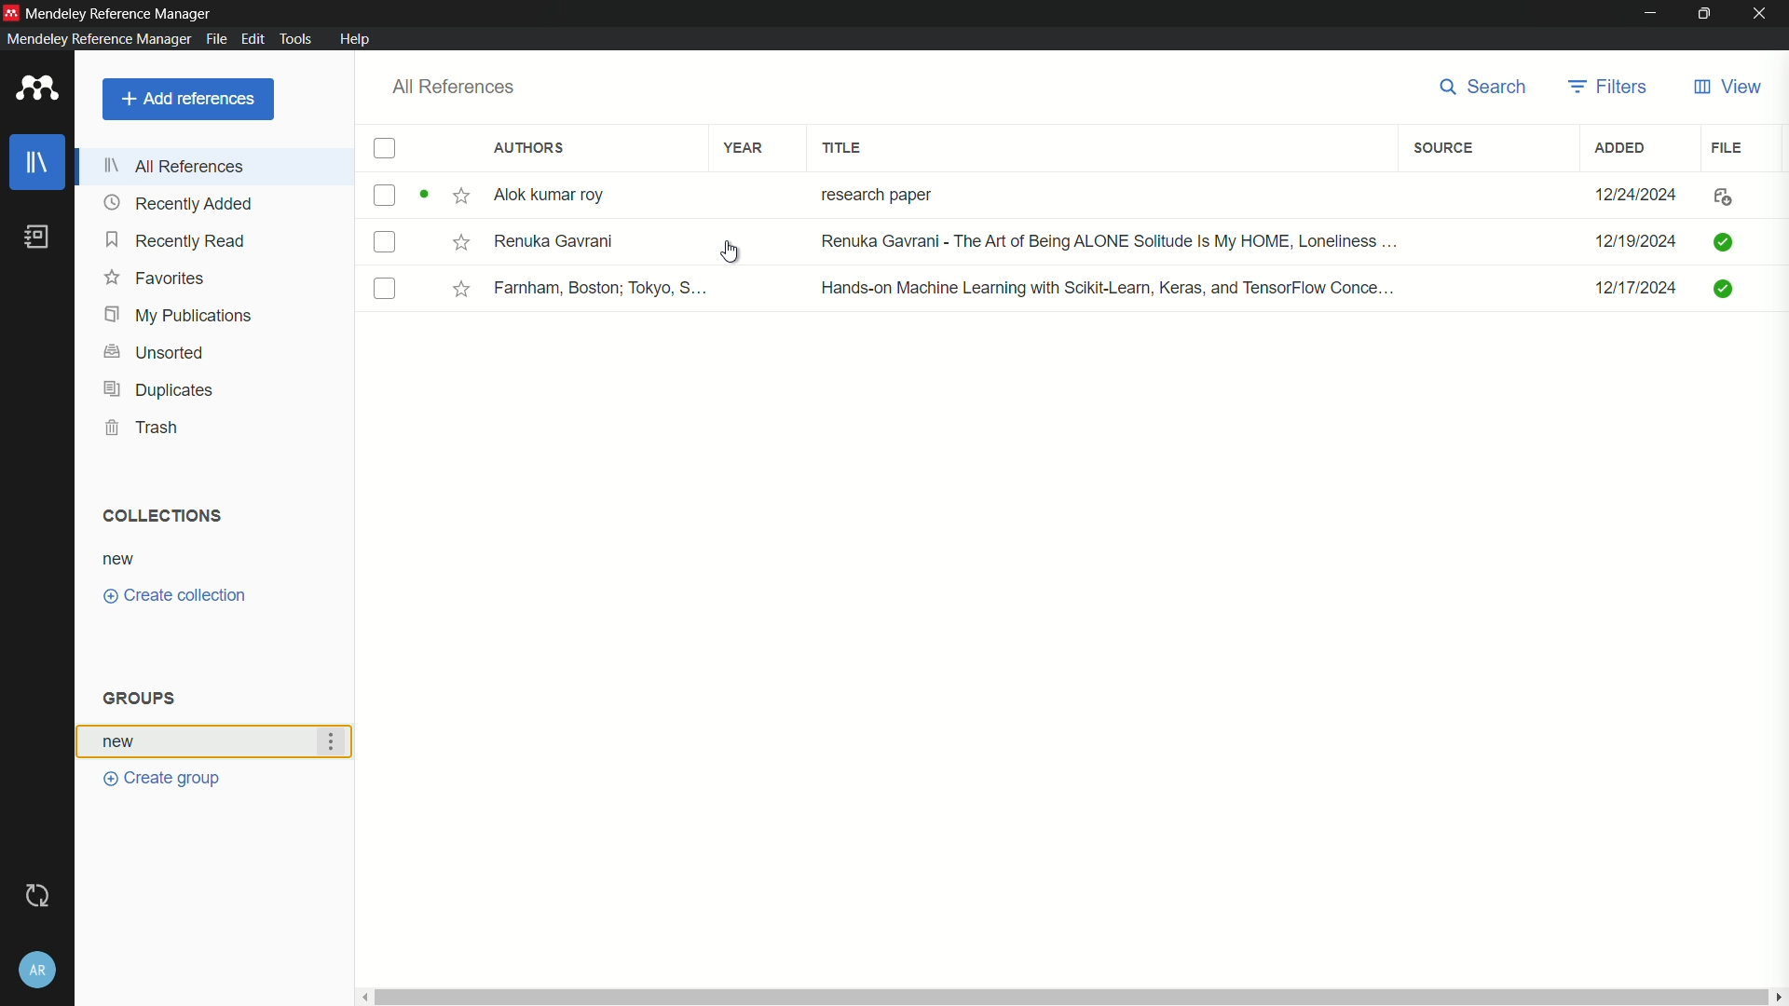 The image size is (1789, 1006). What do you see at coordinates (1726, 88) in the screenshot?
I see `view` at bounding box center [1726, 88].